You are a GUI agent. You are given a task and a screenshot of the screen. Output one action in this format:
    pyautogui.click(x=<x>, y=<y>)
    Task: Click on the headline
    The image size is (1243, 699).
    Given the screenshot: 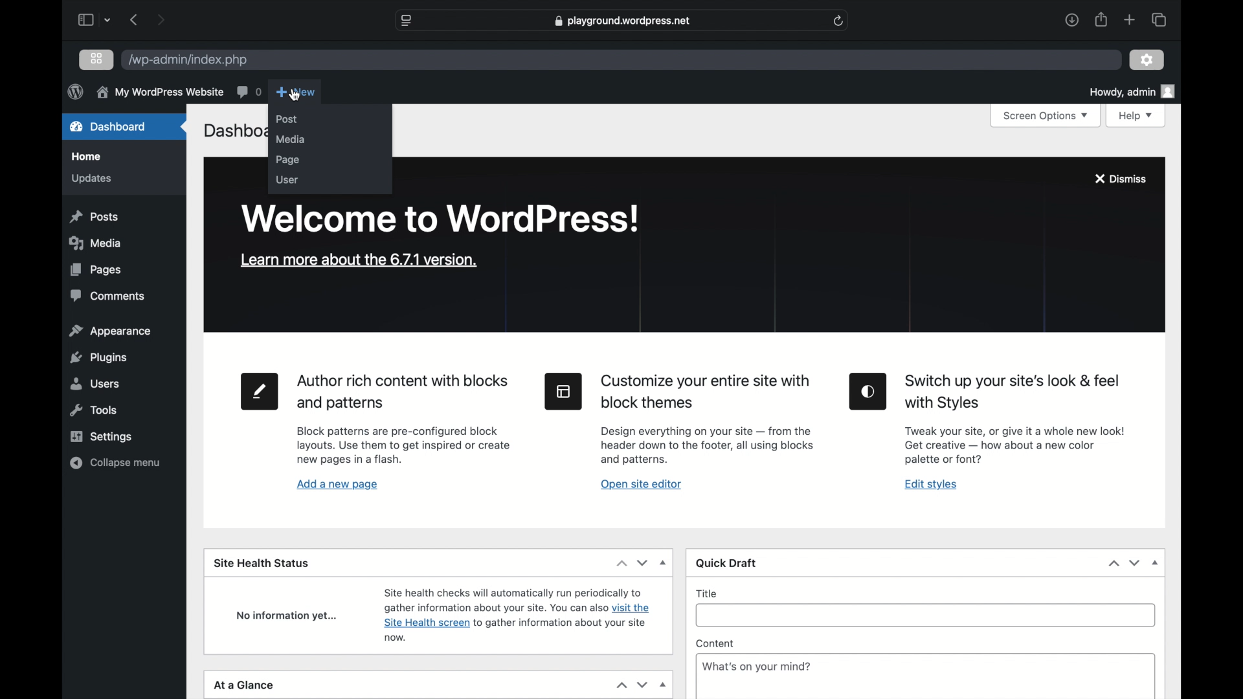 What is the action you would take?
    pyautogui.click(x=405, y=392)
    